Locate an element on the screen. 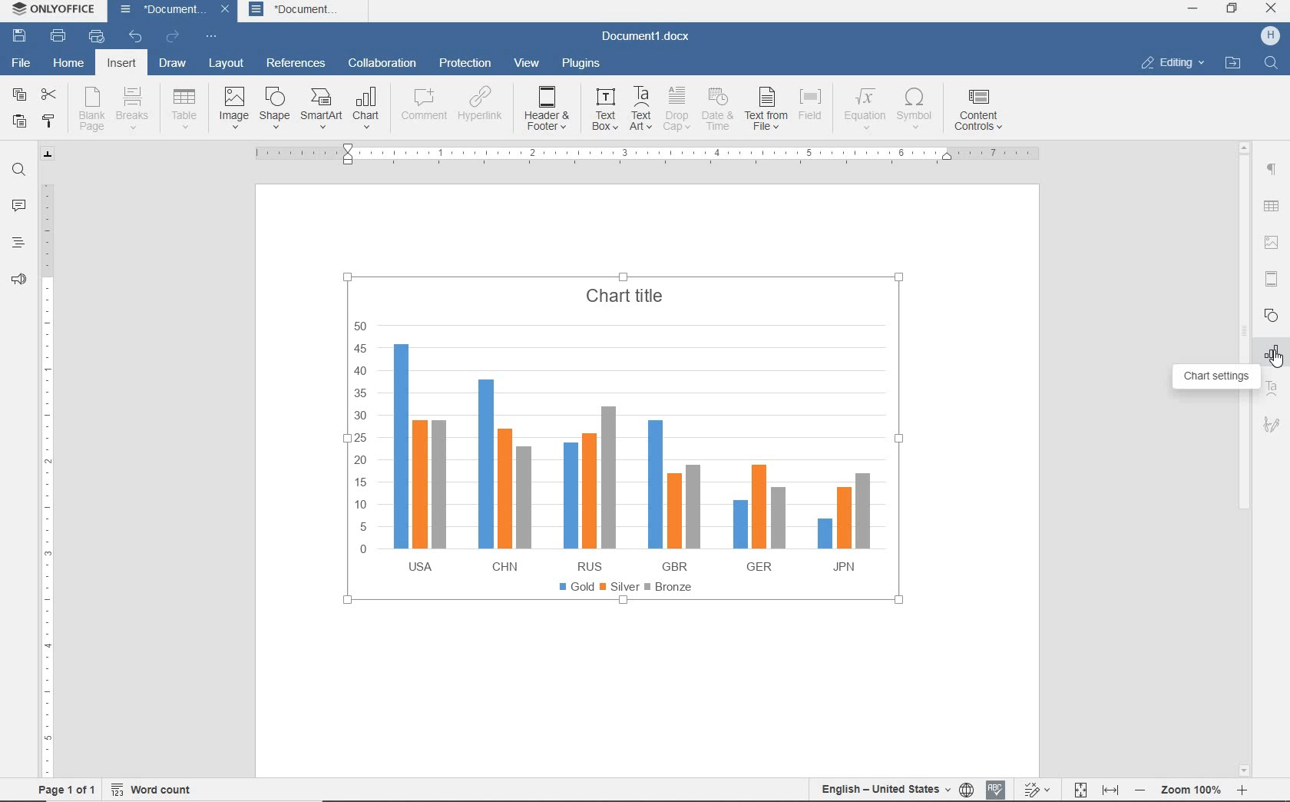 The image size is (1290, 802). editing is located at coordinates (1172, 65).